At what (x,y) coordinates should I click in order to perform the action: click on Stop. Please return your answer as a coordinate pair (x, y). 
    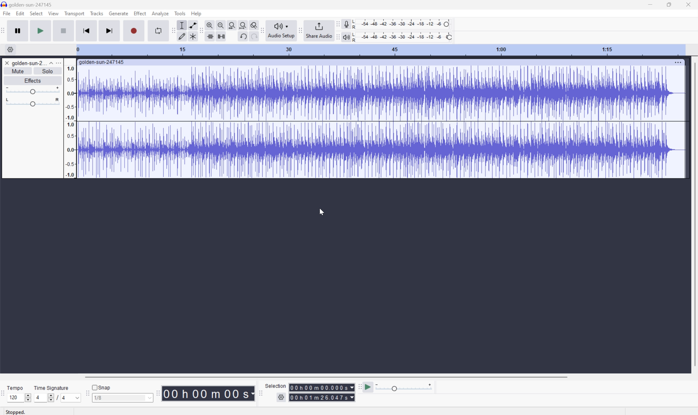
    Looking at the image, I should click on (64, 30).